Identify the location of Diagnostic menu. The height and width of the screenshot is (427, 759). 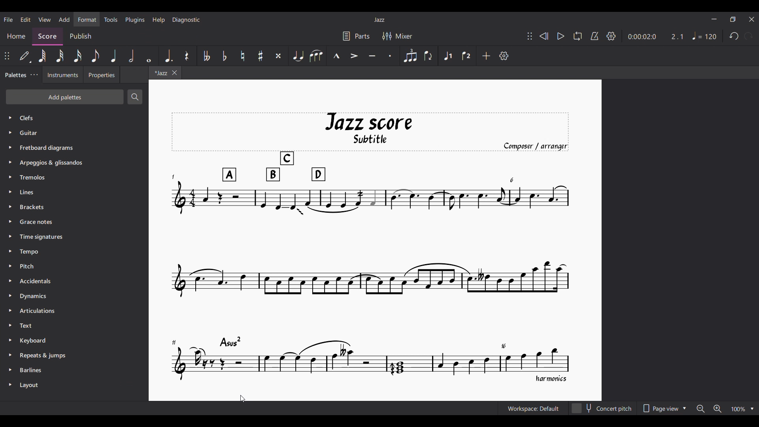
(186, 20).